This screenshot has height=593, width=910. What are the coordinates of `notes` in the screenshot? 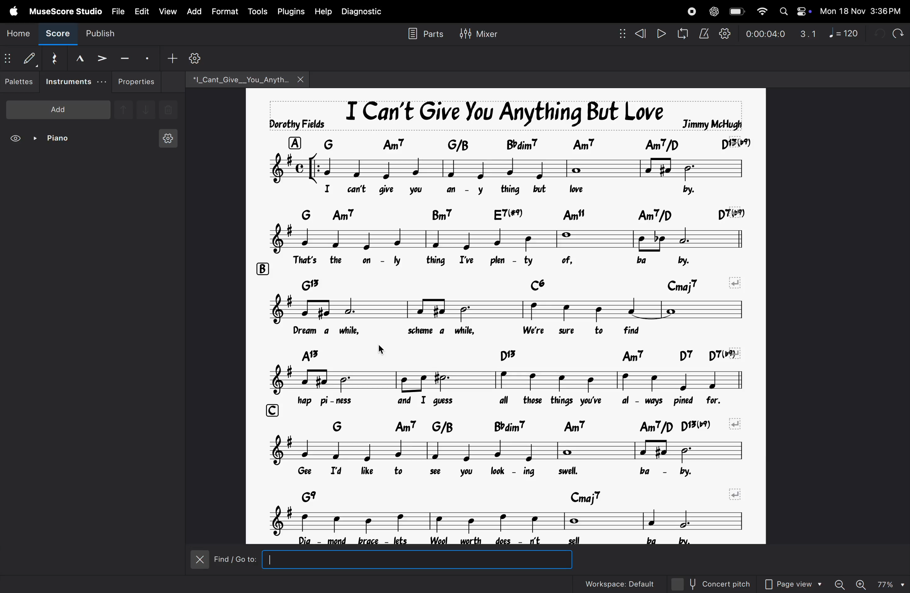 It's located at (510, 520).